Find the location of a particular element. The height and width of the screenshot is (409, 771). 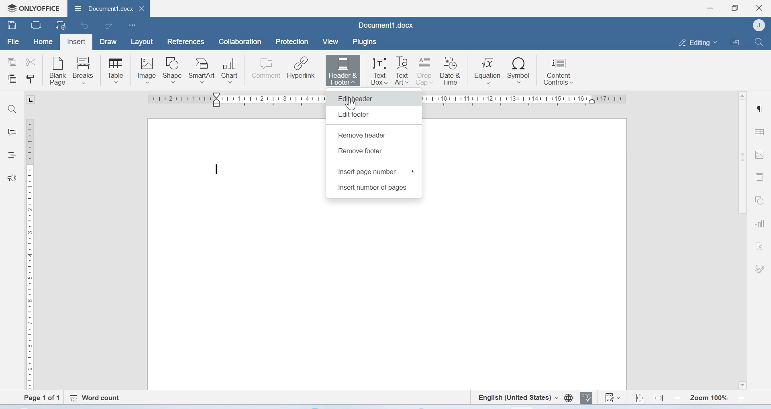

Scroll up is located at coordinates (742, 95).